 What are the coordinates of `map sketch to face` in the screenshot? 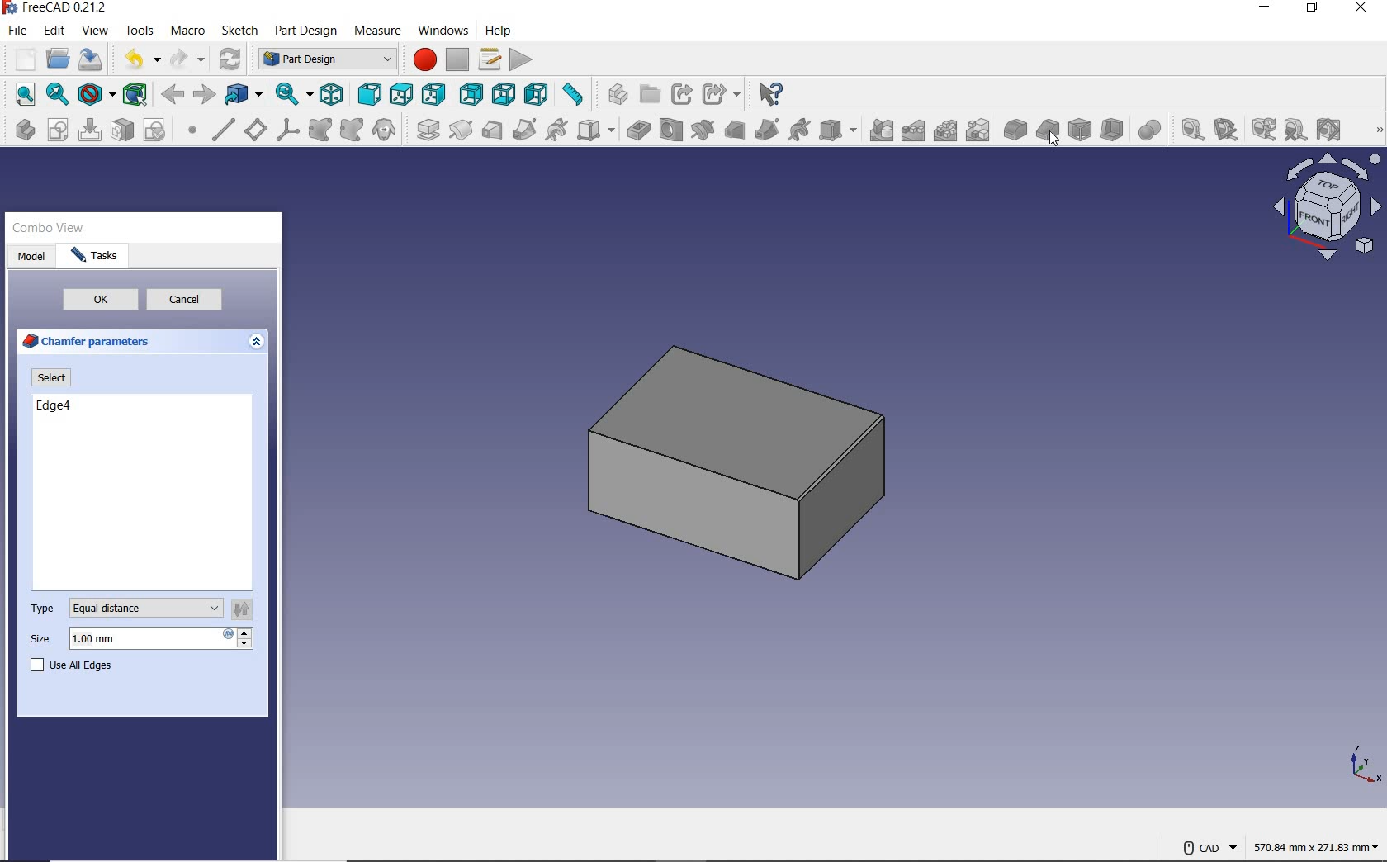 It's located at (123, 132).